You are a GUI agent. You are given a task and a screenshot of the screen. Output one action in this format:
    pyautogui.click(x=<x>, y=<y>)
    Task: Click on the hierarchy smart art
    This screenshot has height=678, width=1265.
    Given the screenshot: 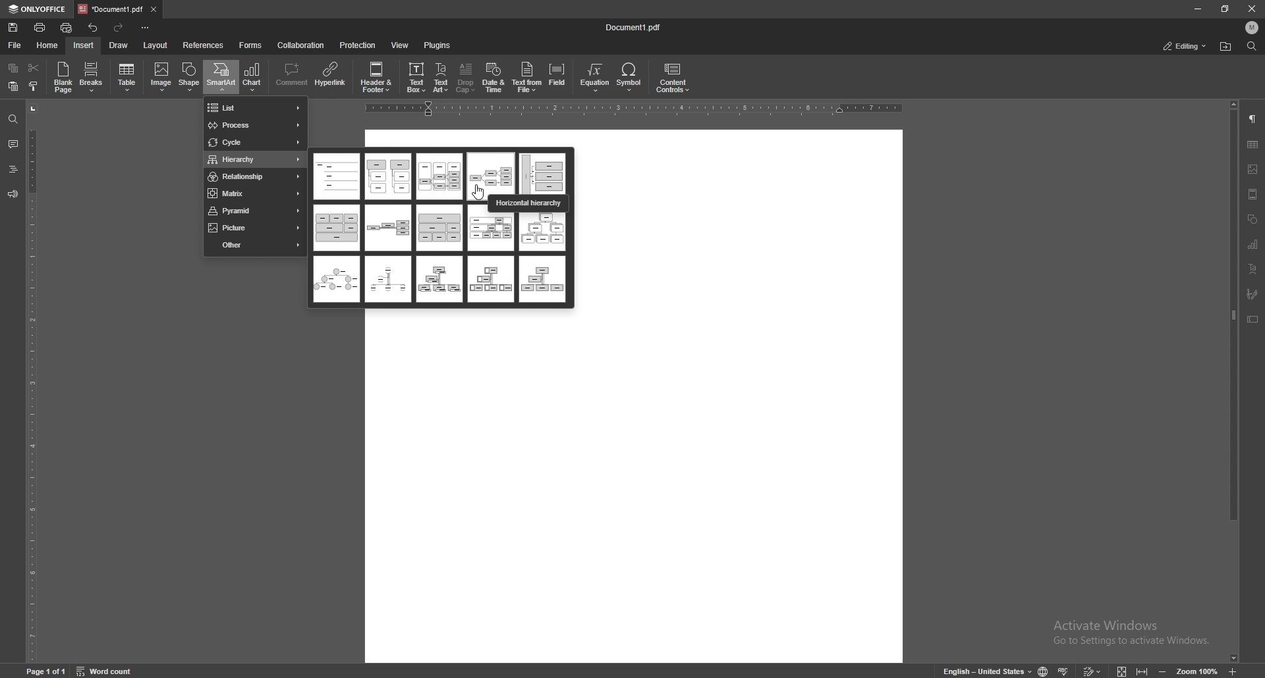 What is the action you would take?
    pyautogui.click(x=541, y=280)
    